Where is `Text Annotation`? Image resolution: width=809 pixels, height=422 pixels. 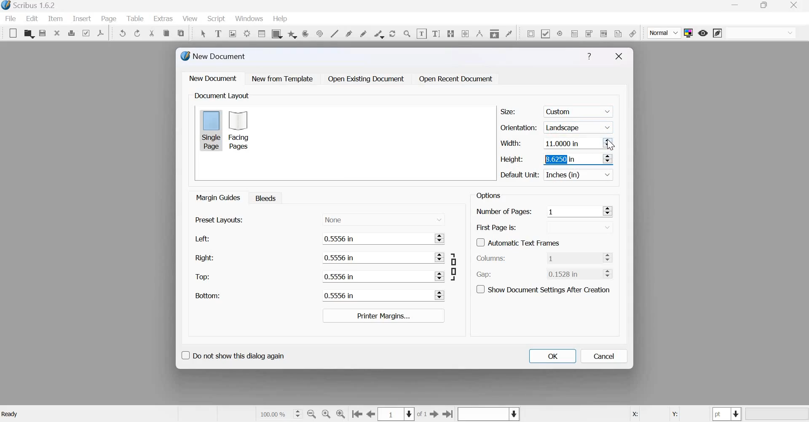
Text Annotation is located at coordinates (618, 33).